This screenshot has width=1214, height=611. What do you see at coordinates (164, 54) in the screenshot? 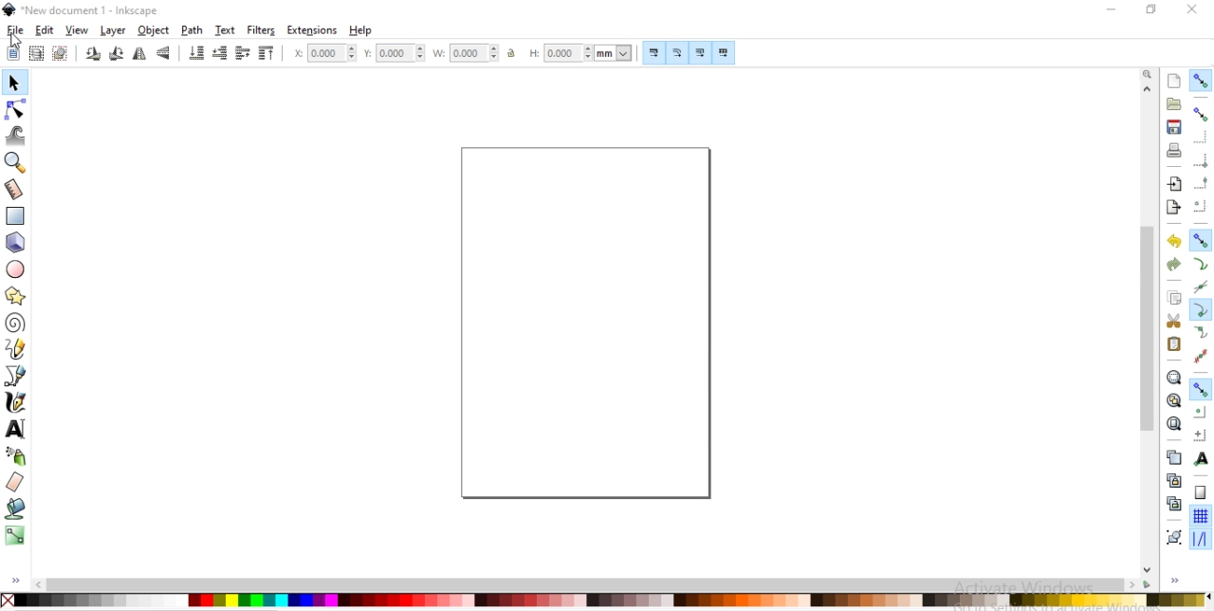
I see `flip vertically` at bounding box center [164, 54].